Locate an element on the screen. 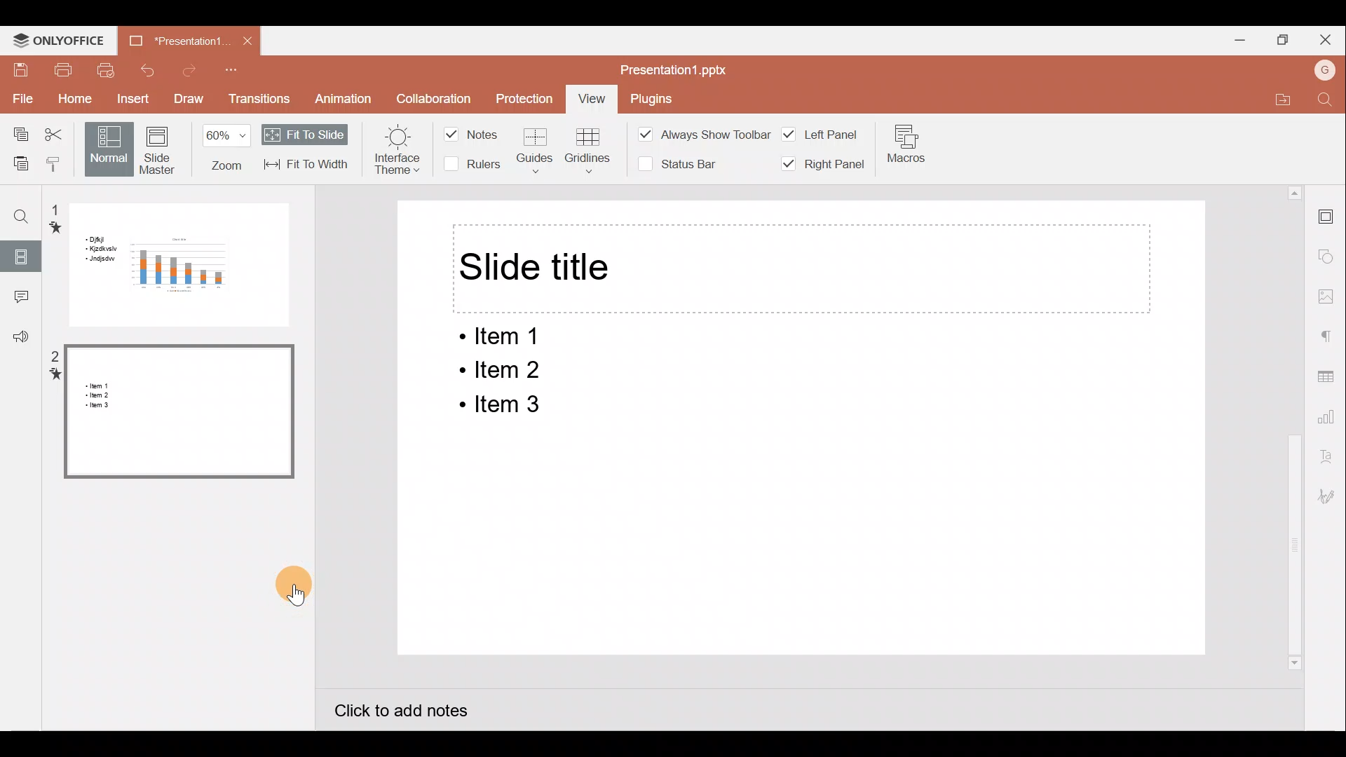 This screenshot has height=757, width=1346. Status bar is located at coordinates (685, 162).